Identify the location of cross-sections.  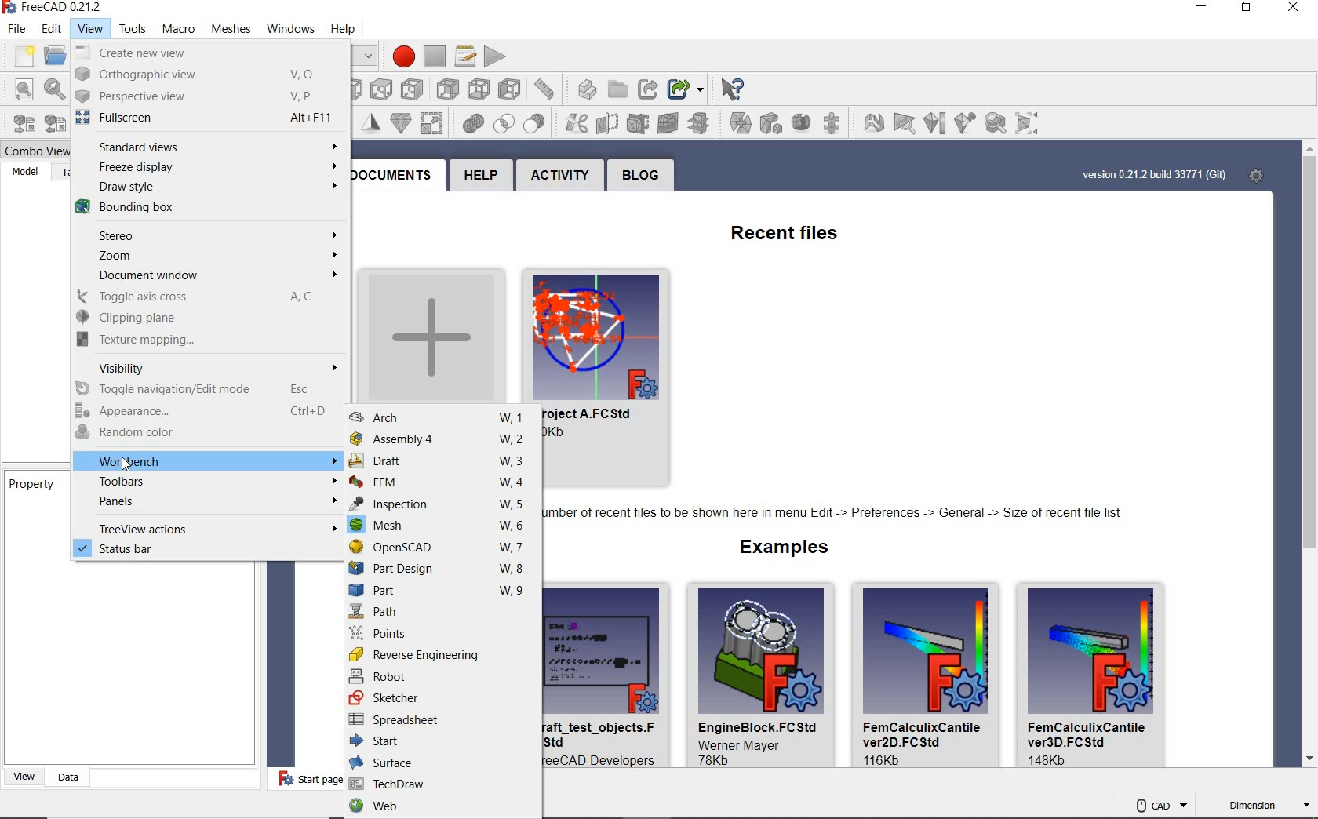
(672, 122).